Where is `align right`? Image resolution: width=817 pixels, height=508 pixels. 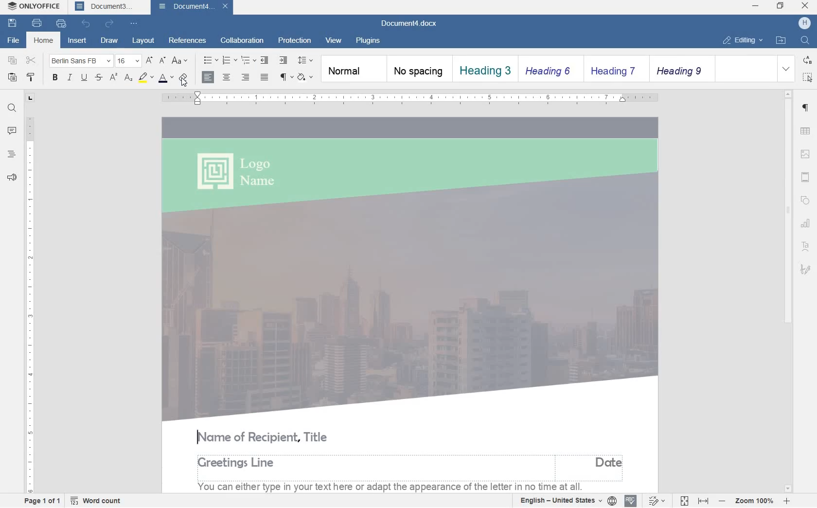
align right is located at coordinates (245, 77).